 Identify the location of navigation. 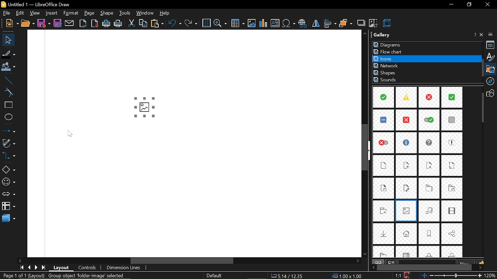
(492, 81).